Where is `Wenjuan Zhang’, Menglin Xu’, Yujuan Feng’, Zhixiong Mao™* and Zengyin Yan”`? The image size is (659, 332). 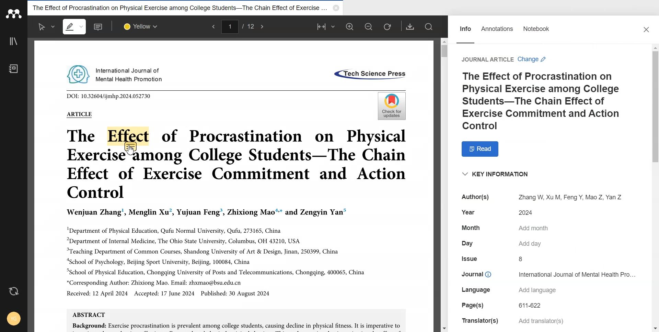
Wenjuan Zhang’, Menglin Xu’, Yujuan Feng’, Zhixiong Mao™* and Zengyin Yan” is located at coordinates (207, 213).